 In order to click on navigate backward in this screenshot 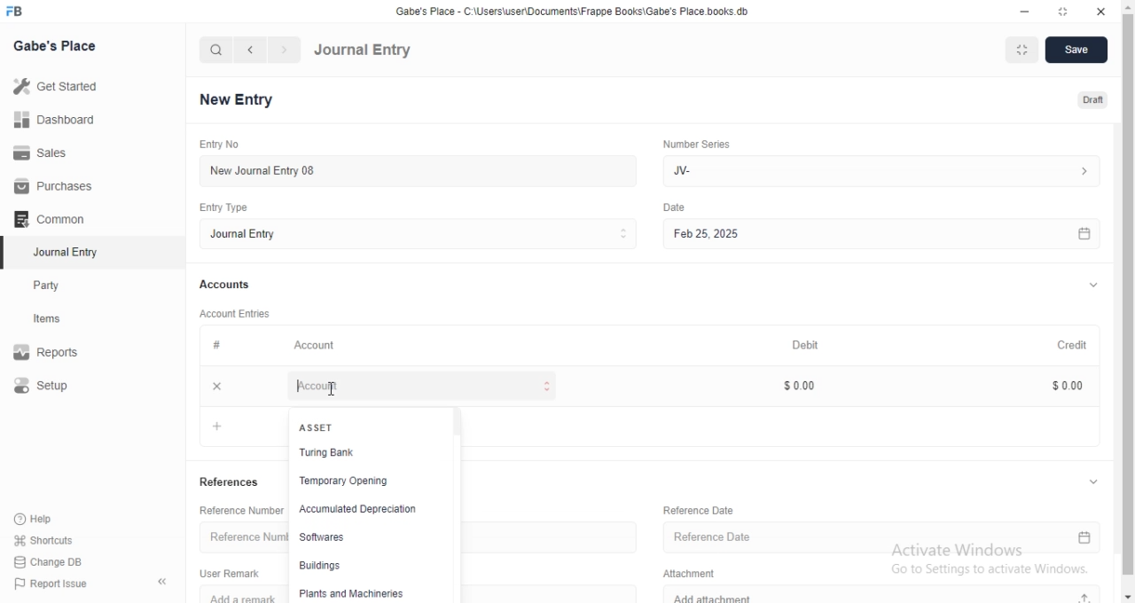, I will do `click(253, 50)`.